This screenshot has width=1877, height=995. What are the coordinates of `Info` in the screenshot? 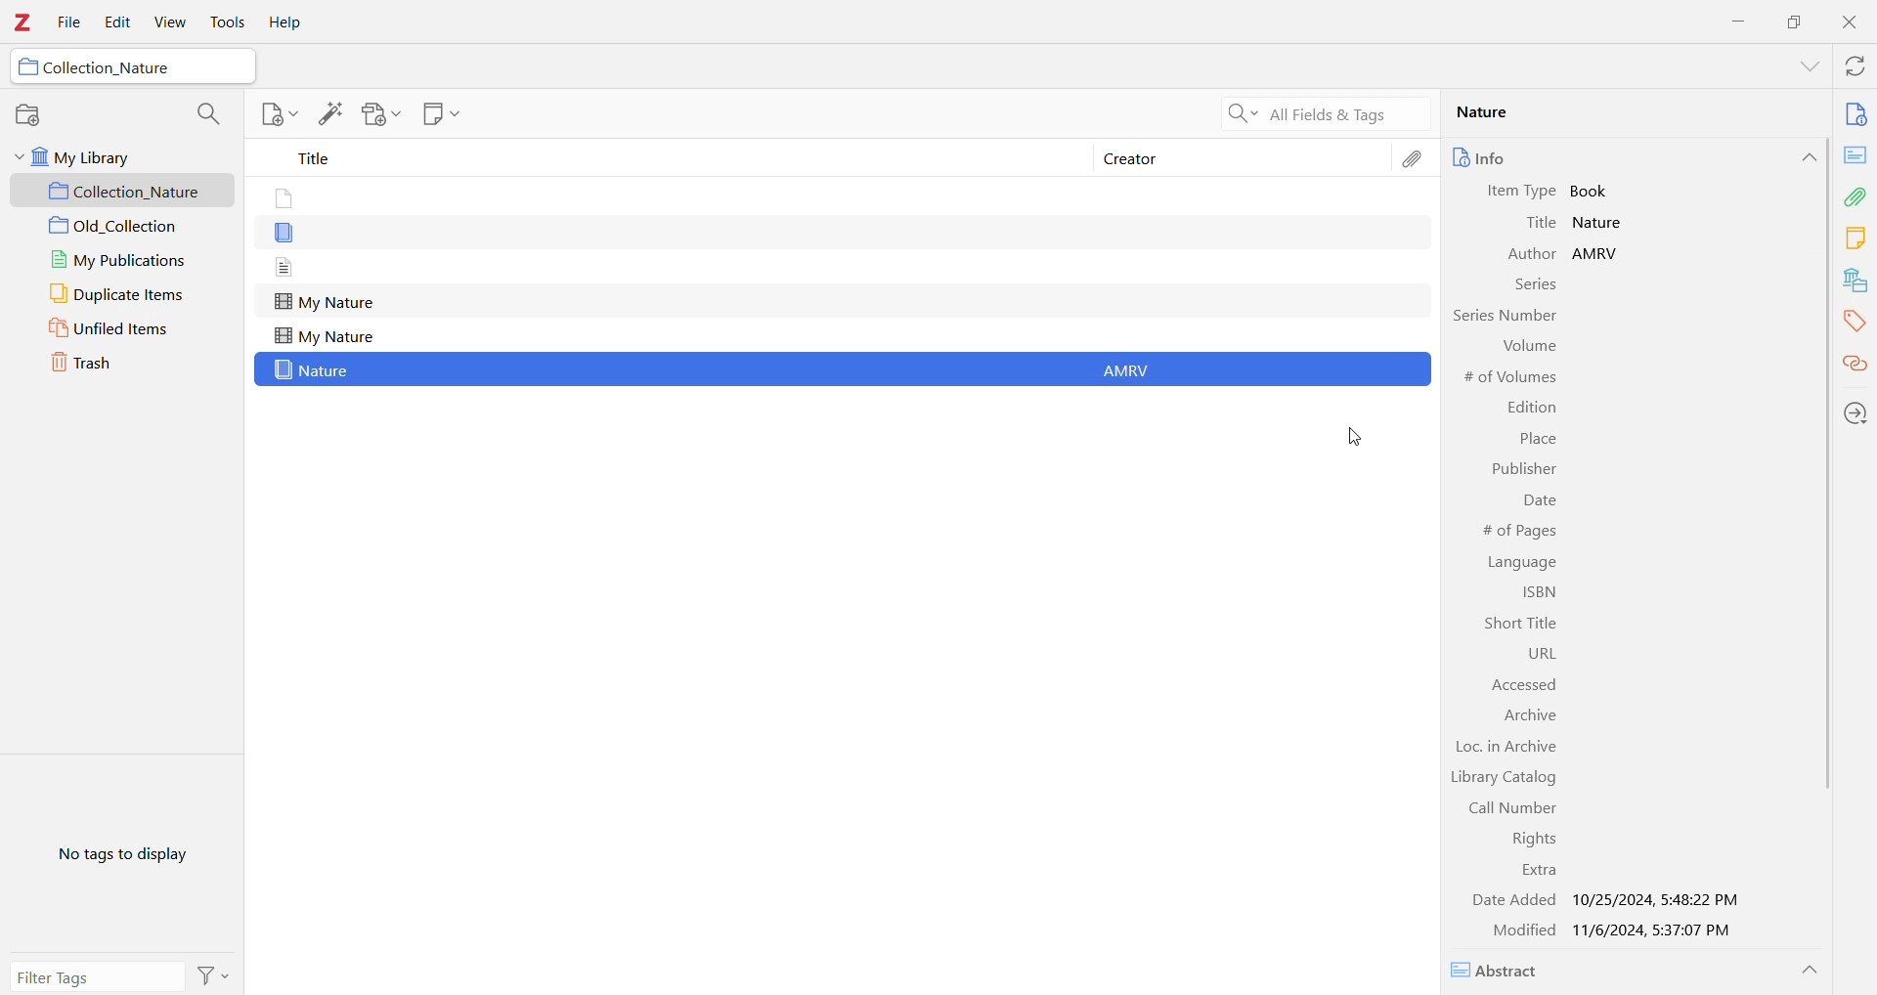 It's located at (1855, 116).